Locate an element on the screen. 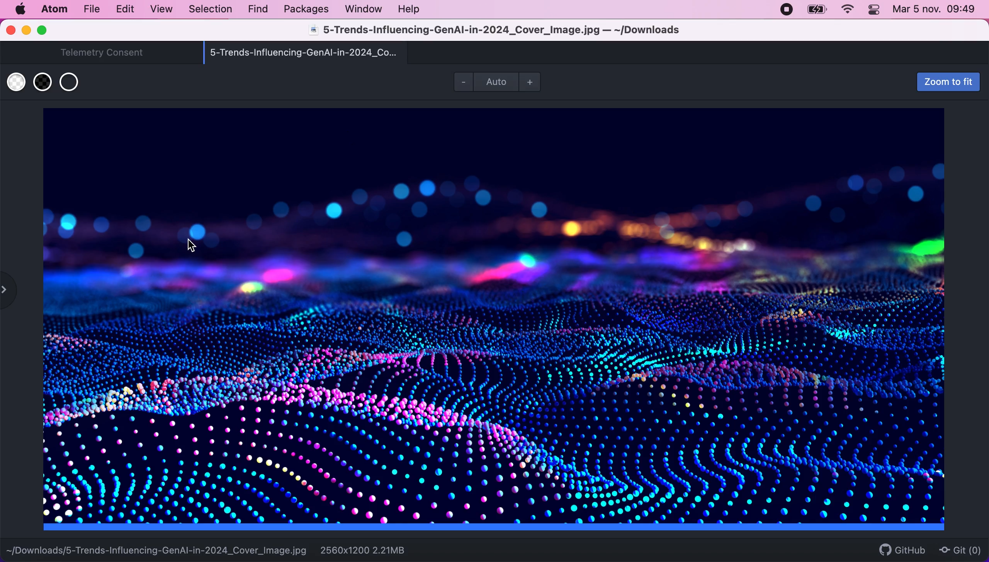 Image resolution: width=989 pixels, height=562 pixels. zoom to fit is located at coordinates (927, 82).